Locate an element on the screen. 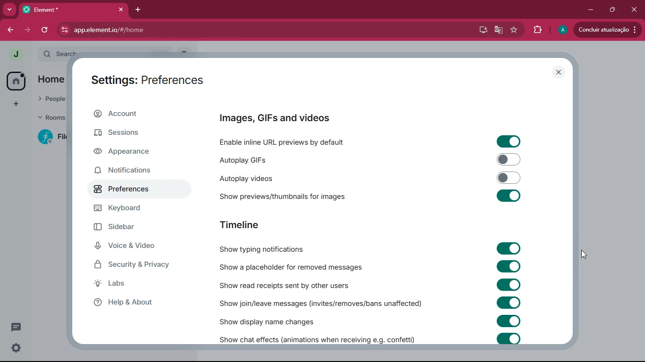 The image size is (645, 362). extensions is located at coordinates (535, 30).